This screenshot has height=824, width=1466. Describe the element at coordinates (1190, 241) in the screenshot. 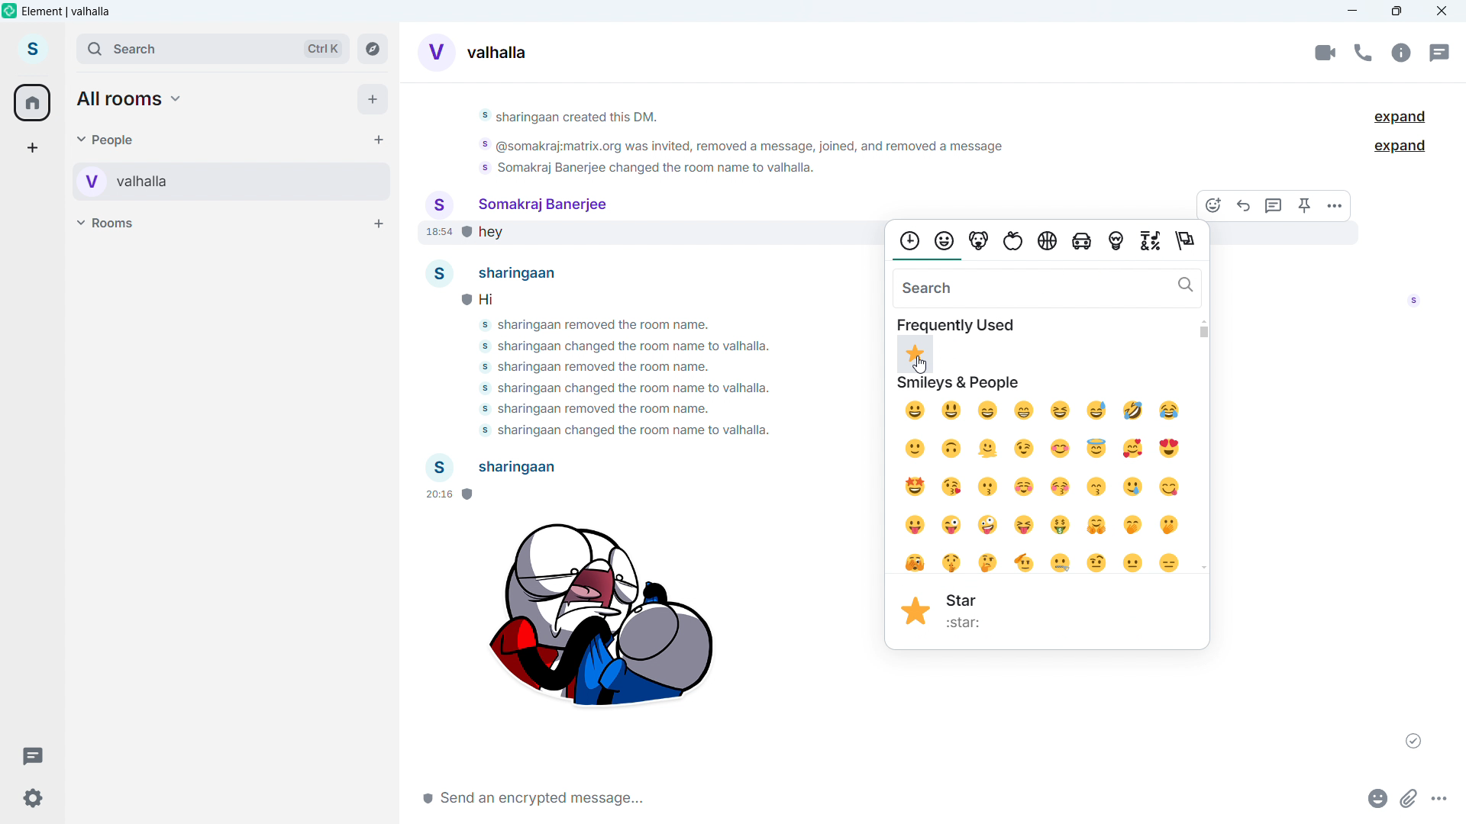

I see `flags` at that location.